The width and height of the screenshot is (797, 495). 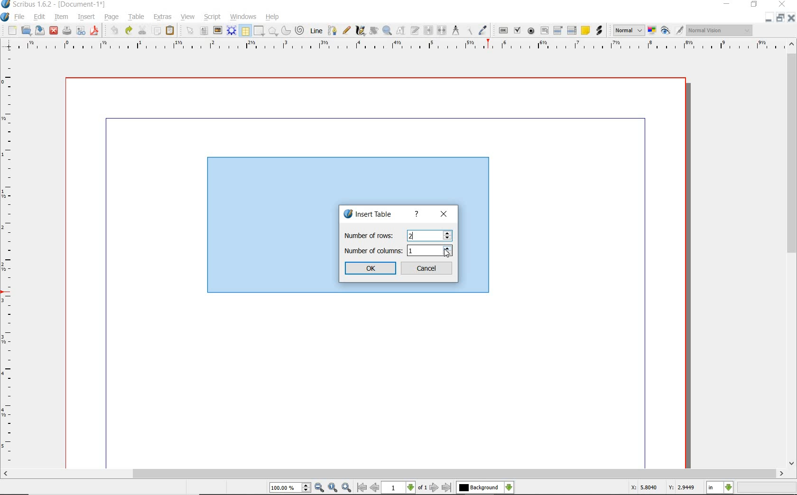 What do you see at coordinates (586, 31) in the screenshot?
I see `text annotation` at bounding box center [586, 31].